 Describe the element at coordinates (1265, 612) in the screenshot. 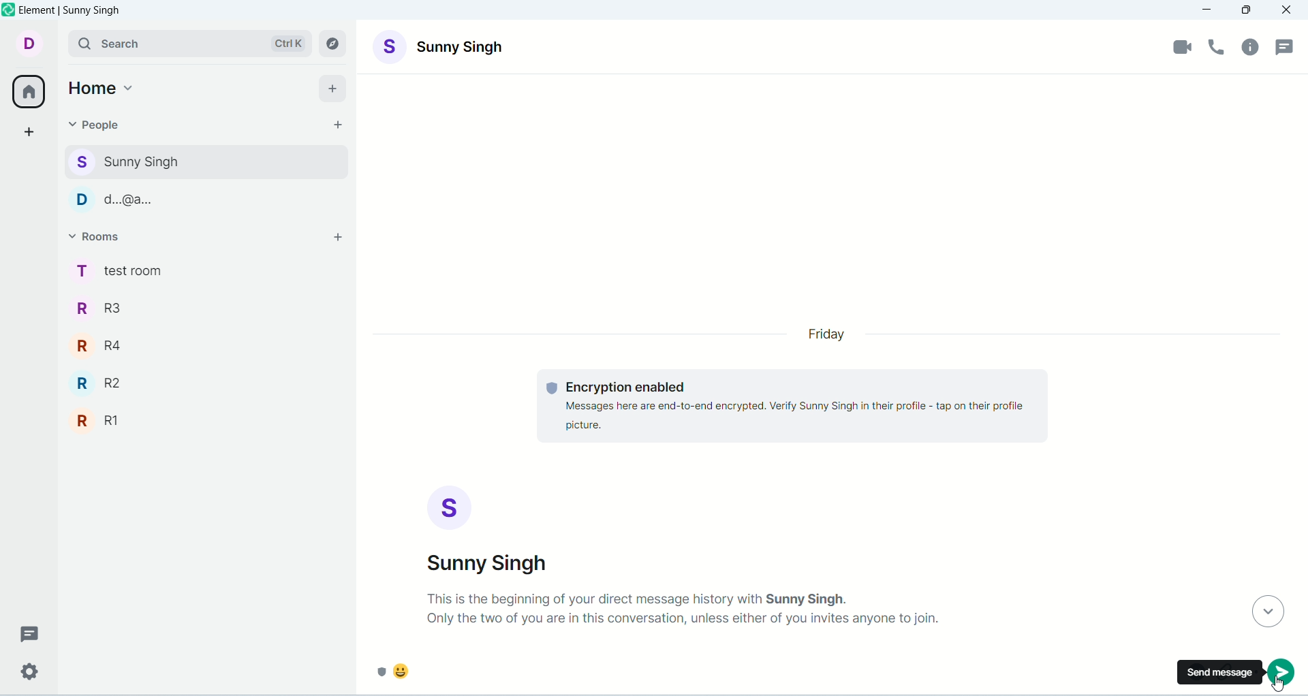

I see `dropdown` at that location.